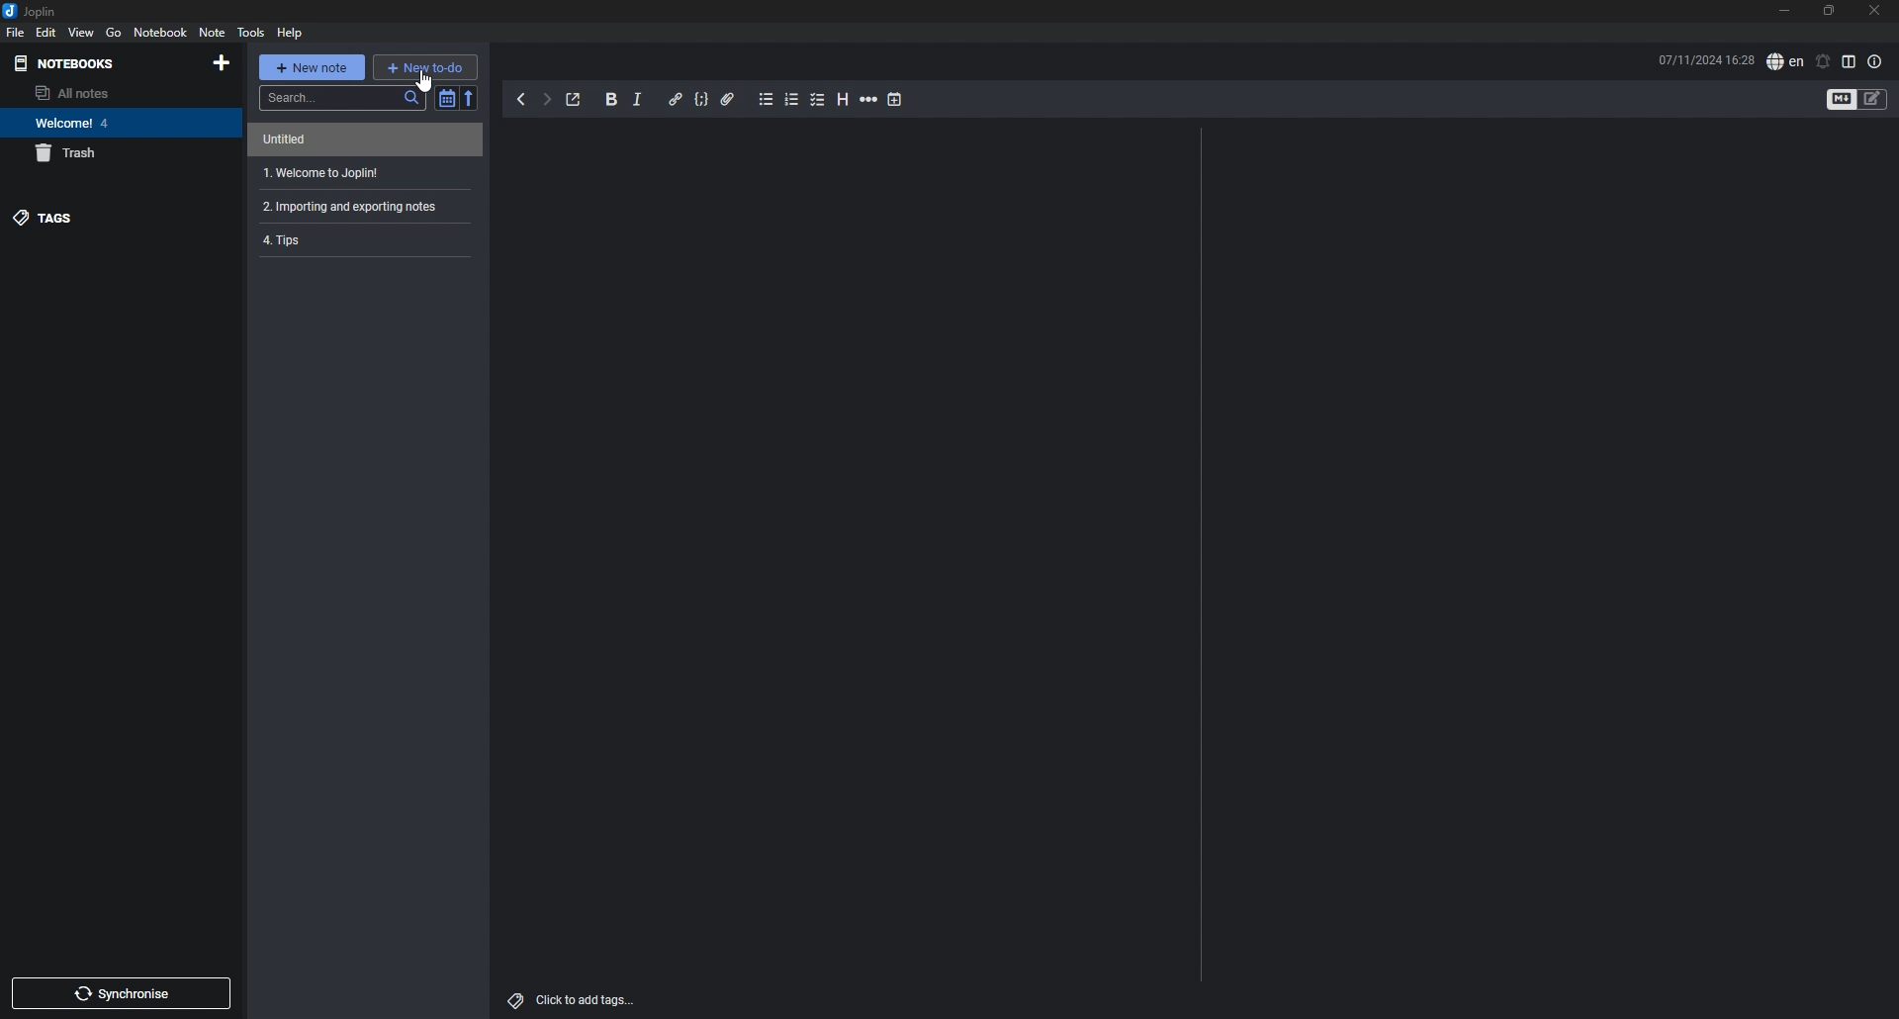  I want to click on heading, so click(843, 100).